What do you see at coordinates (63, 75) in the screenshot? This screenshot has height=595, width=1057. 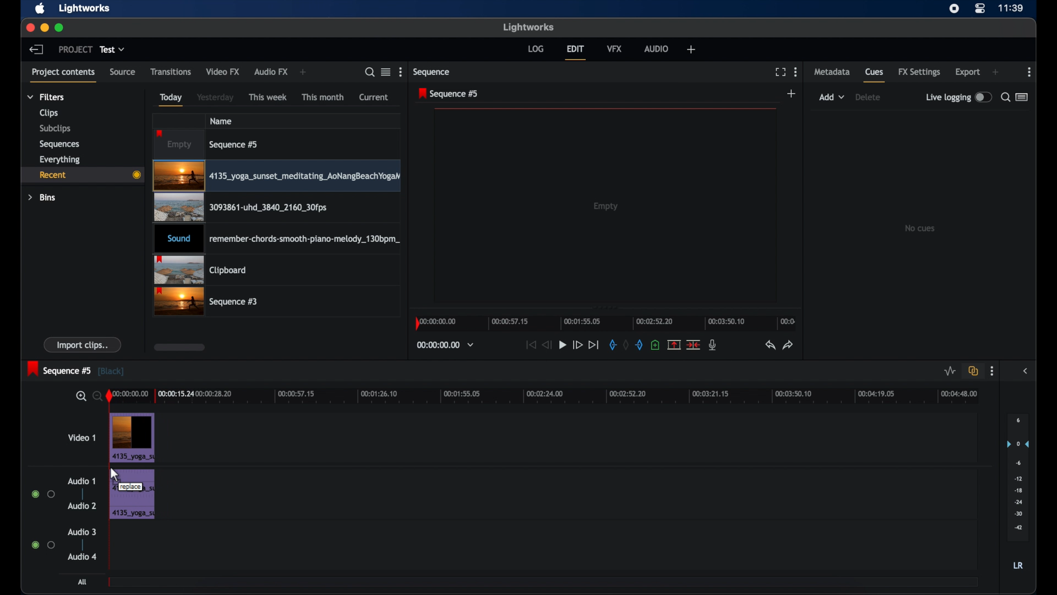 I see `project contents` at bounding box center [63, 75].